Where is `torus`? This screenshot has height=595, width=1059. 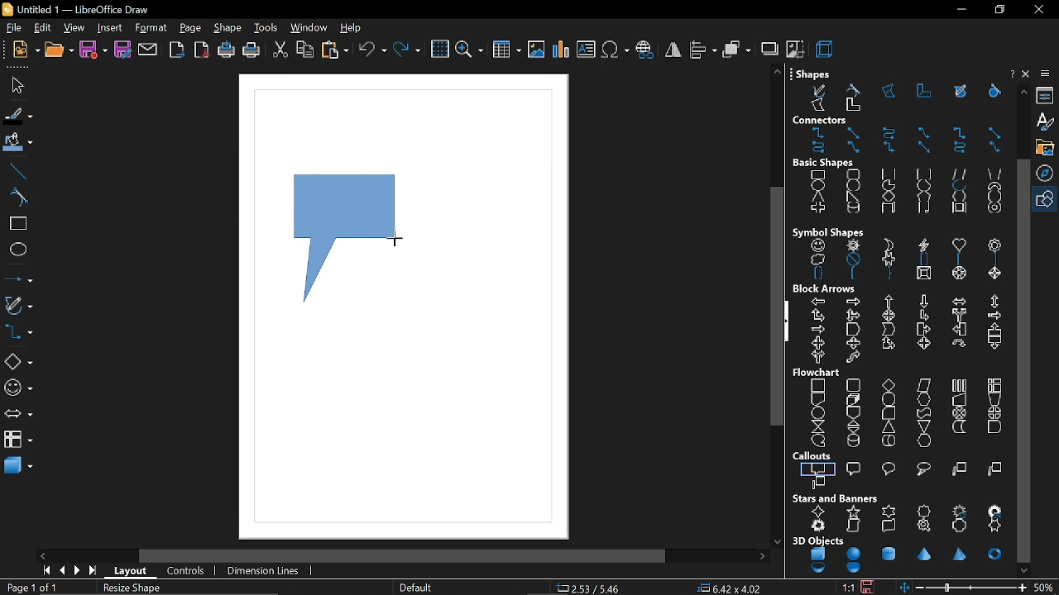
torus is located at coordinates (995, 554).